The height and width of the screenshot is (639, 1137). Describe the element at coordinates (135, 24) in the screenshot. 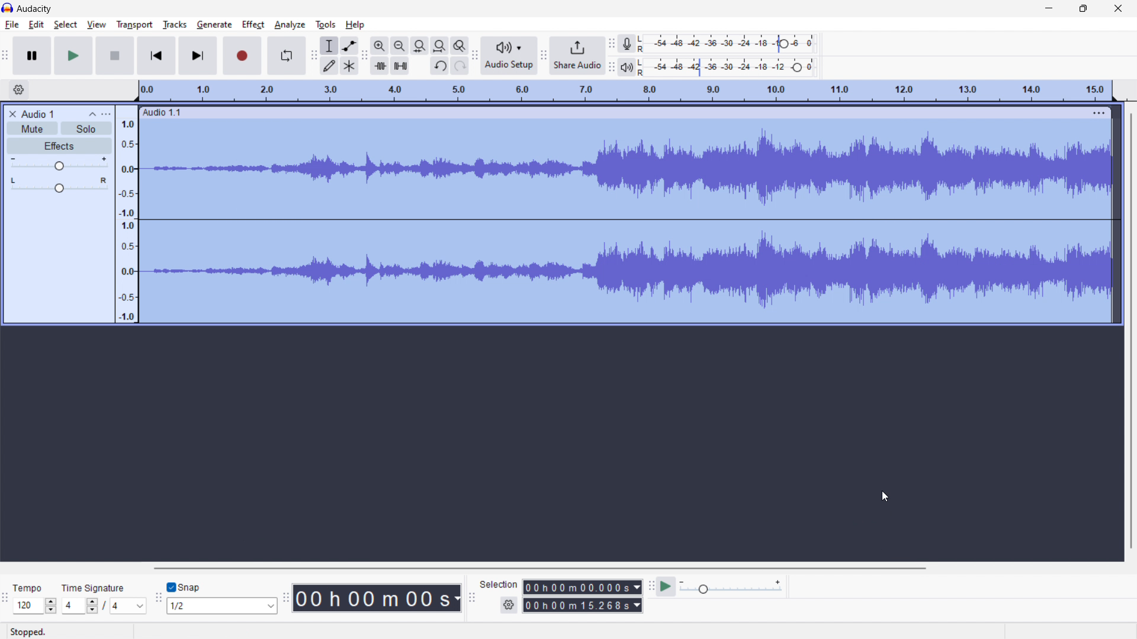

I see `transport` at that location.